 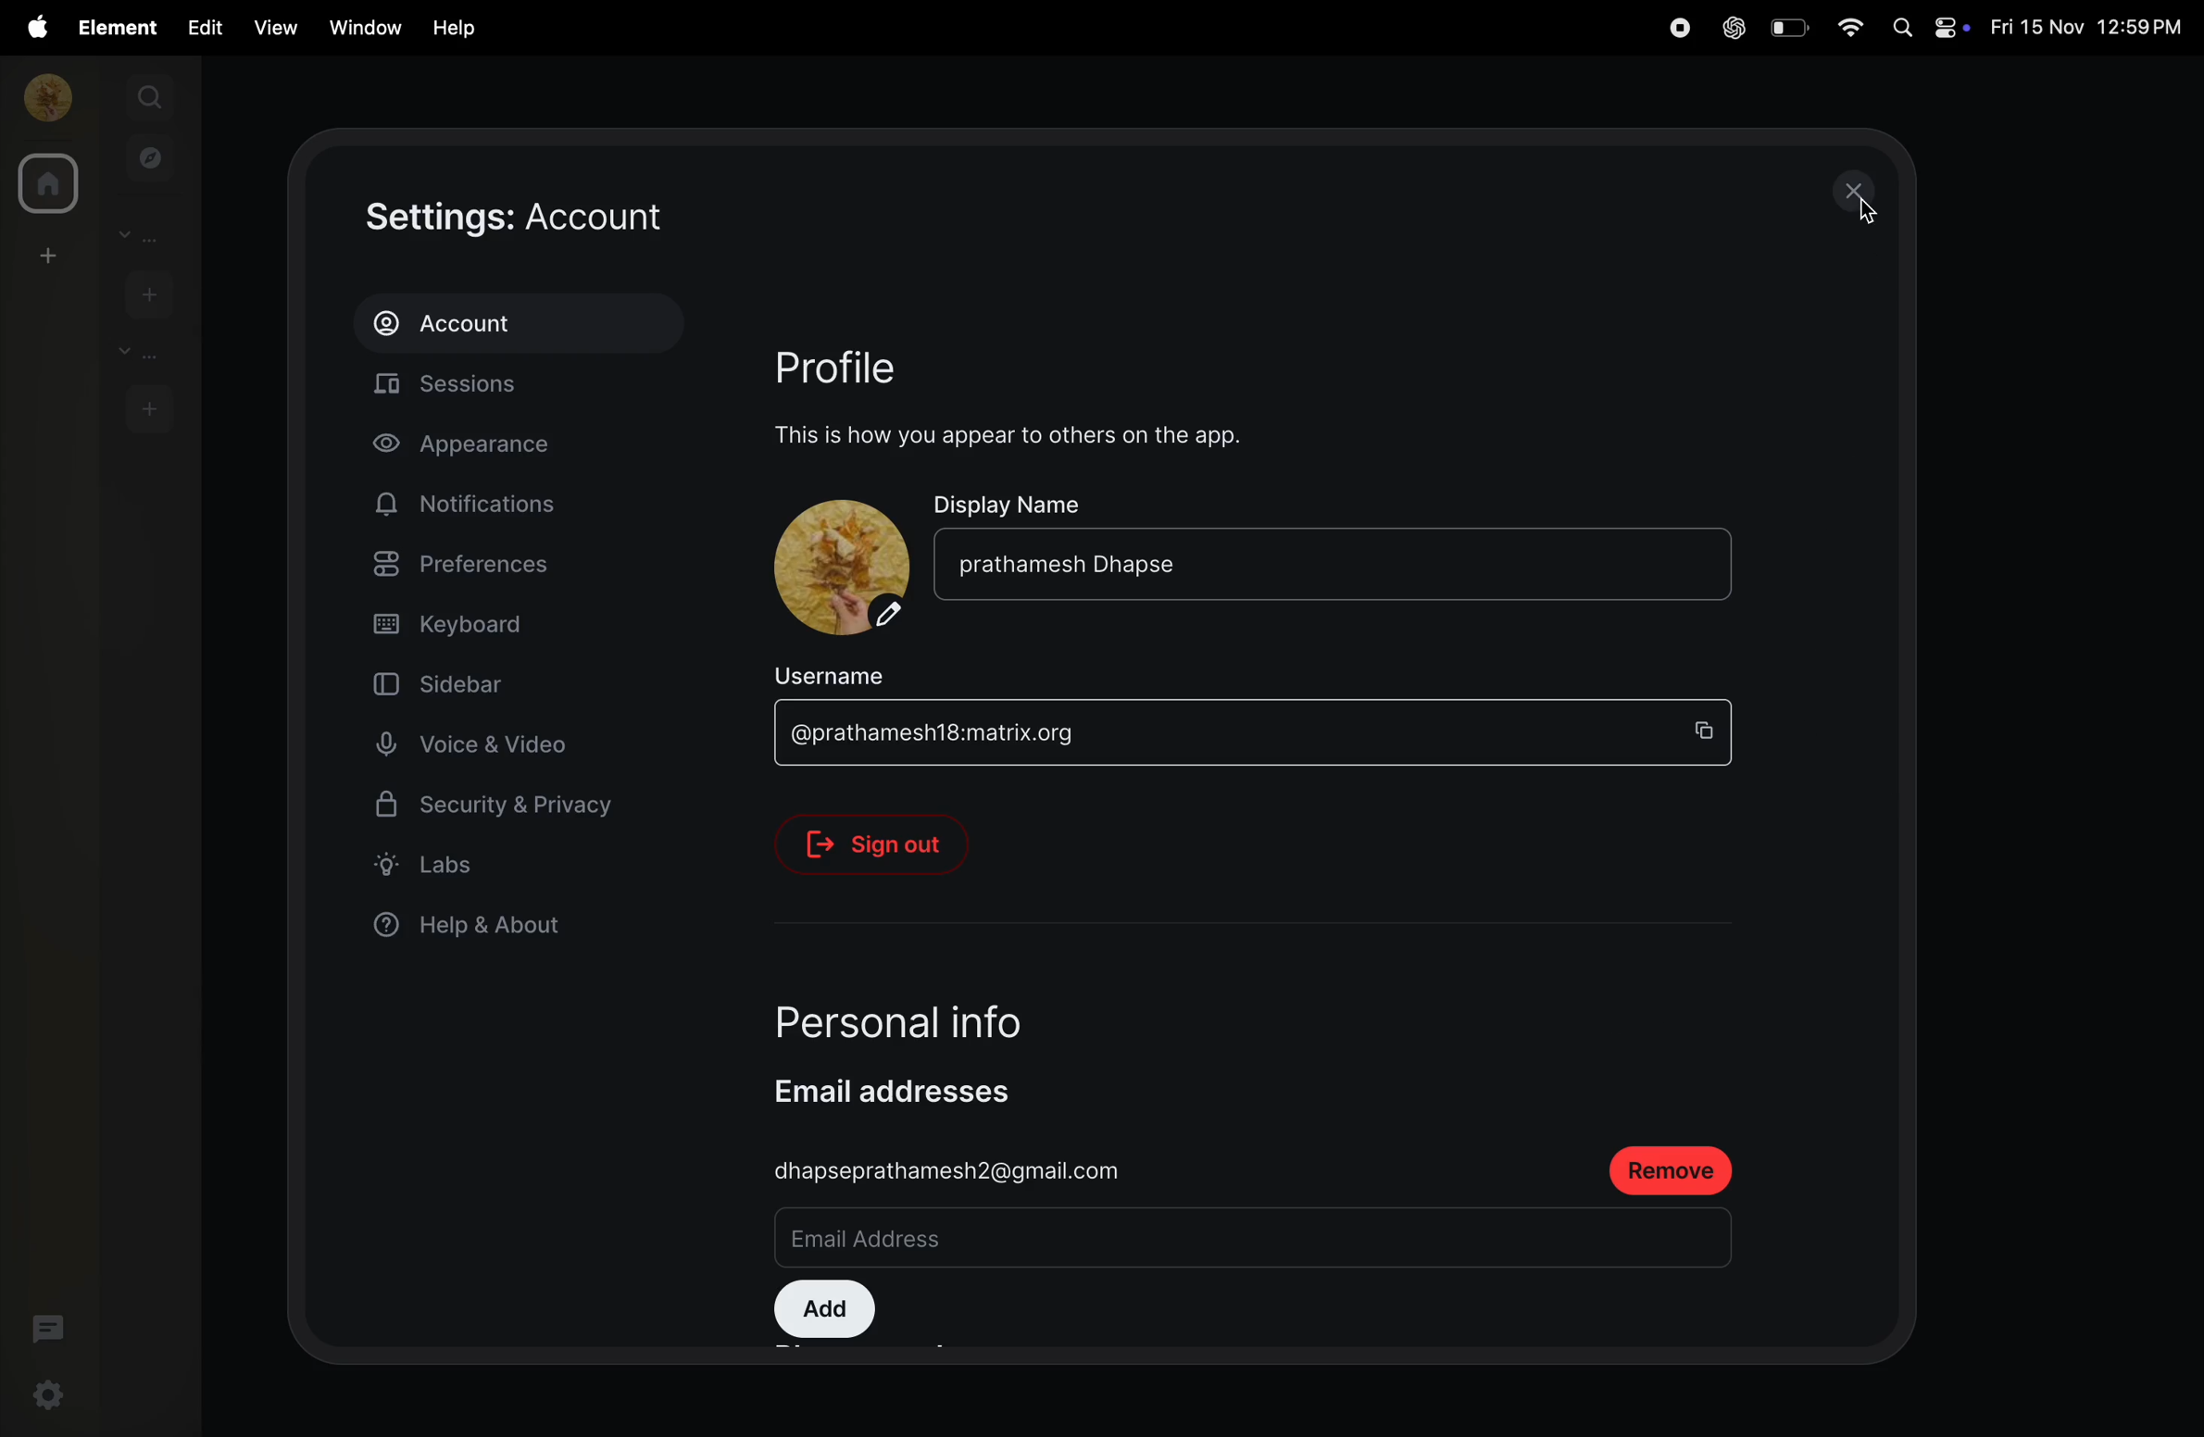 What do you see at coordinates (135, 353) in the screenshot?
I see `rooms` at bounding box center [135, 353].